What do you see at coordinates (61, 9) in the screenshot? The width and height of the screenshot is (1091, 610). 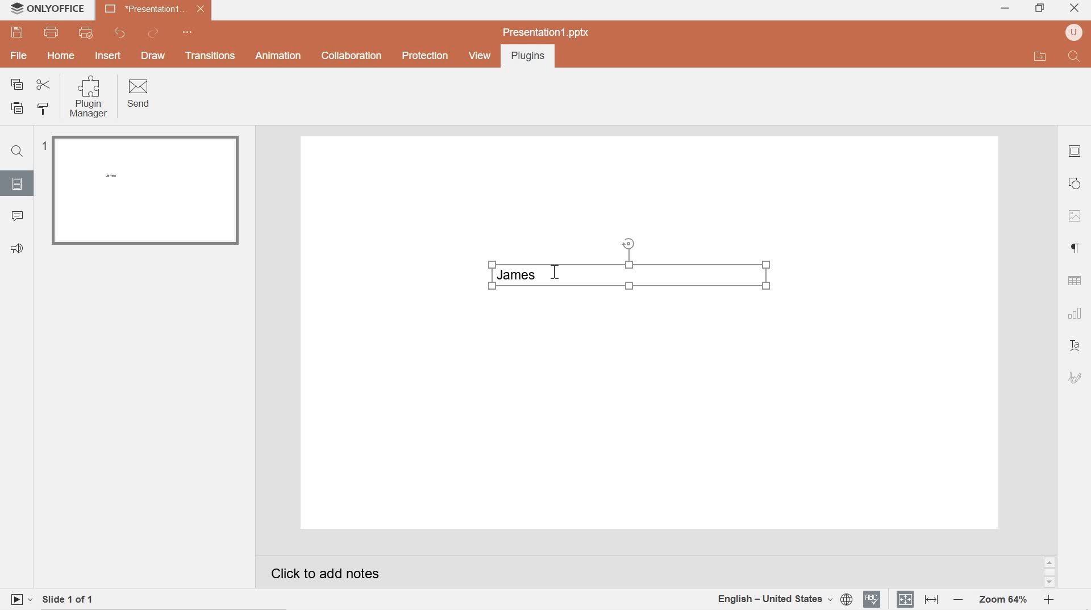 I see `system name` at bounding box center [61, 9].